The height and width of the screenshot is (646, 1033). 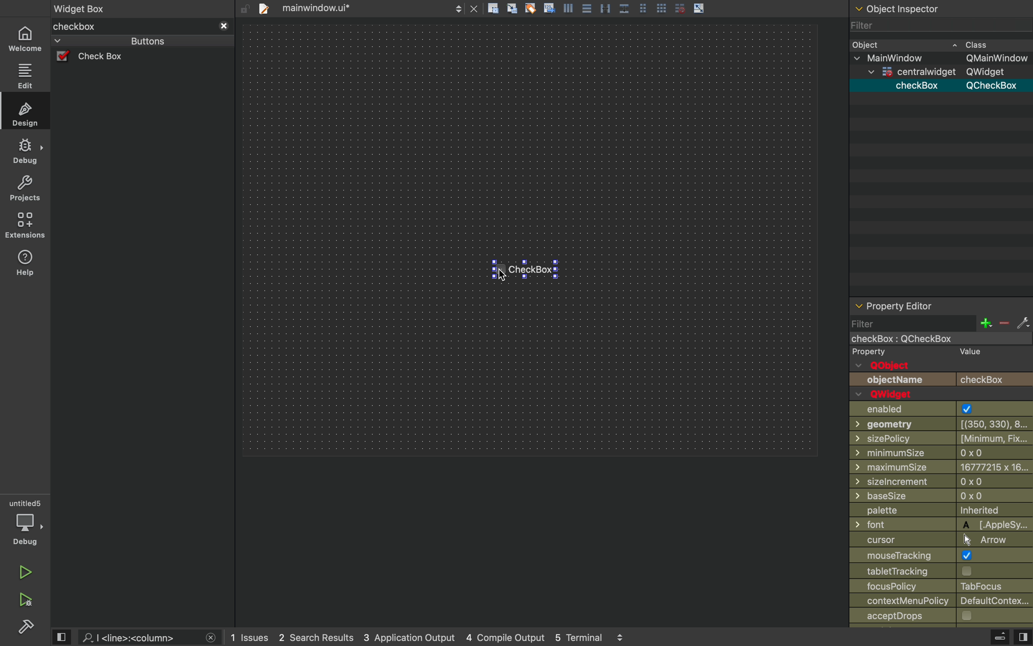 I want to click on help, so click(x=25, y=266).